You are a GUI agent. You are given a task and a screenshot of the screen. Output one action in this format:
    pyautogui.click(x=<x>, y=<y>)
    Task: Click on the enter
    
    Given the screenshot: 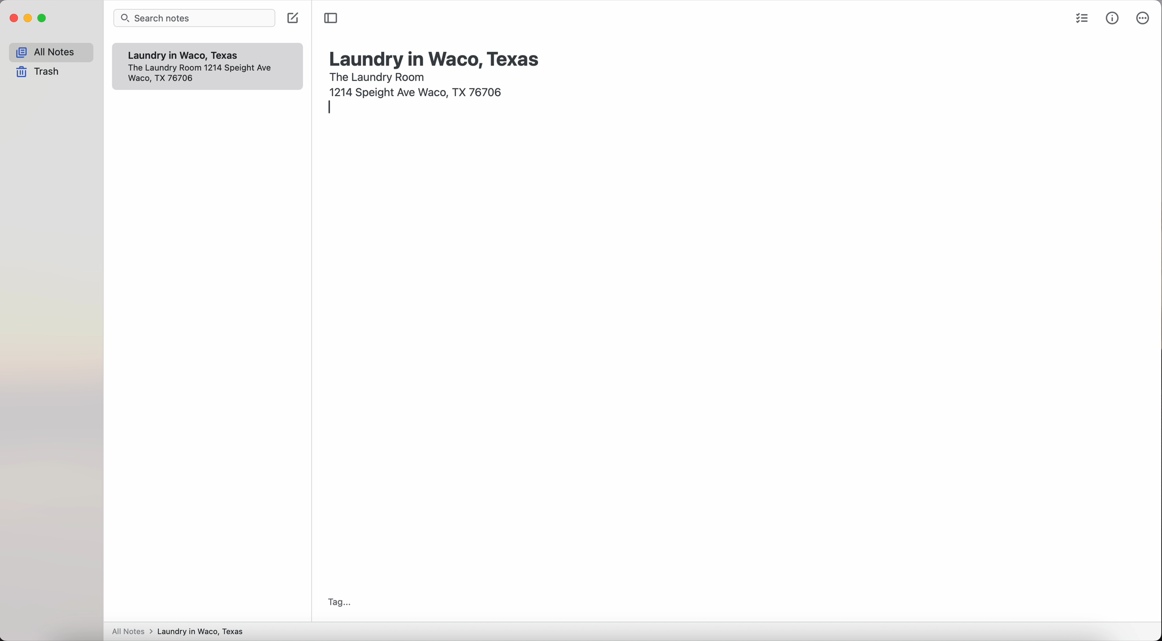 What is the action you would take?
    pyautogui.click(x=329, y=108)
    